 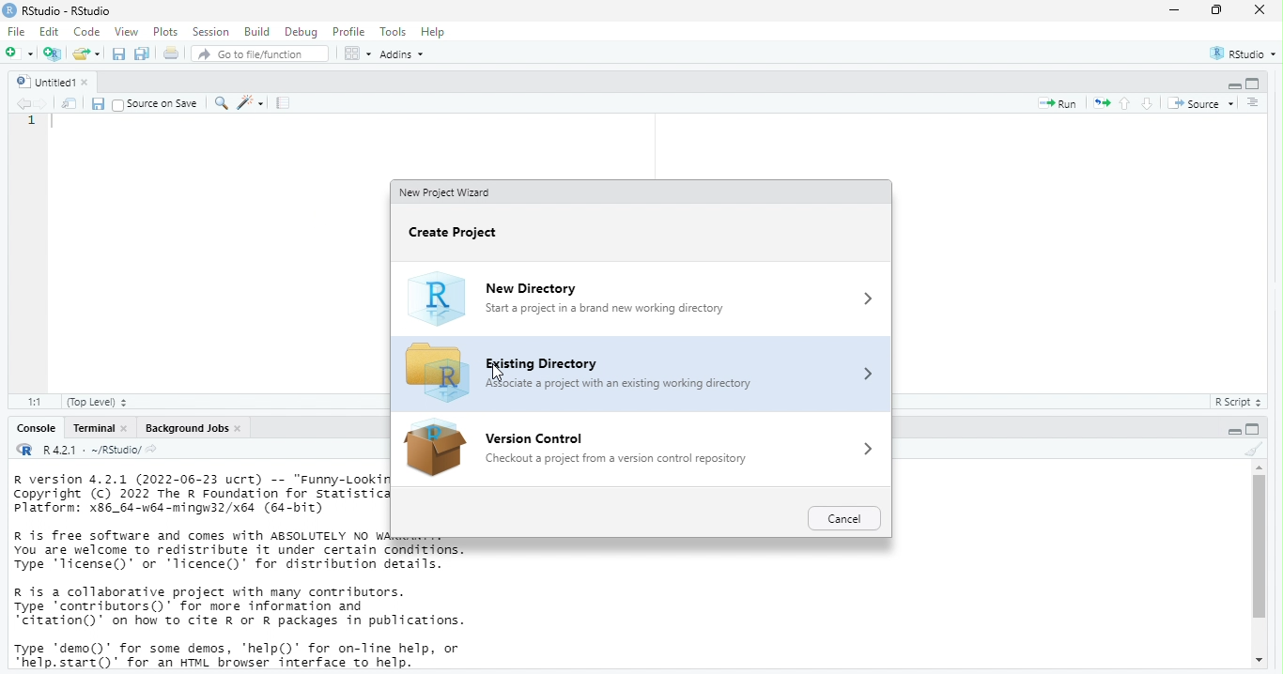 What do you see at coordinates (219, 102) in the screenshot?
I see `find/replace` at bounding box center [219, 102].